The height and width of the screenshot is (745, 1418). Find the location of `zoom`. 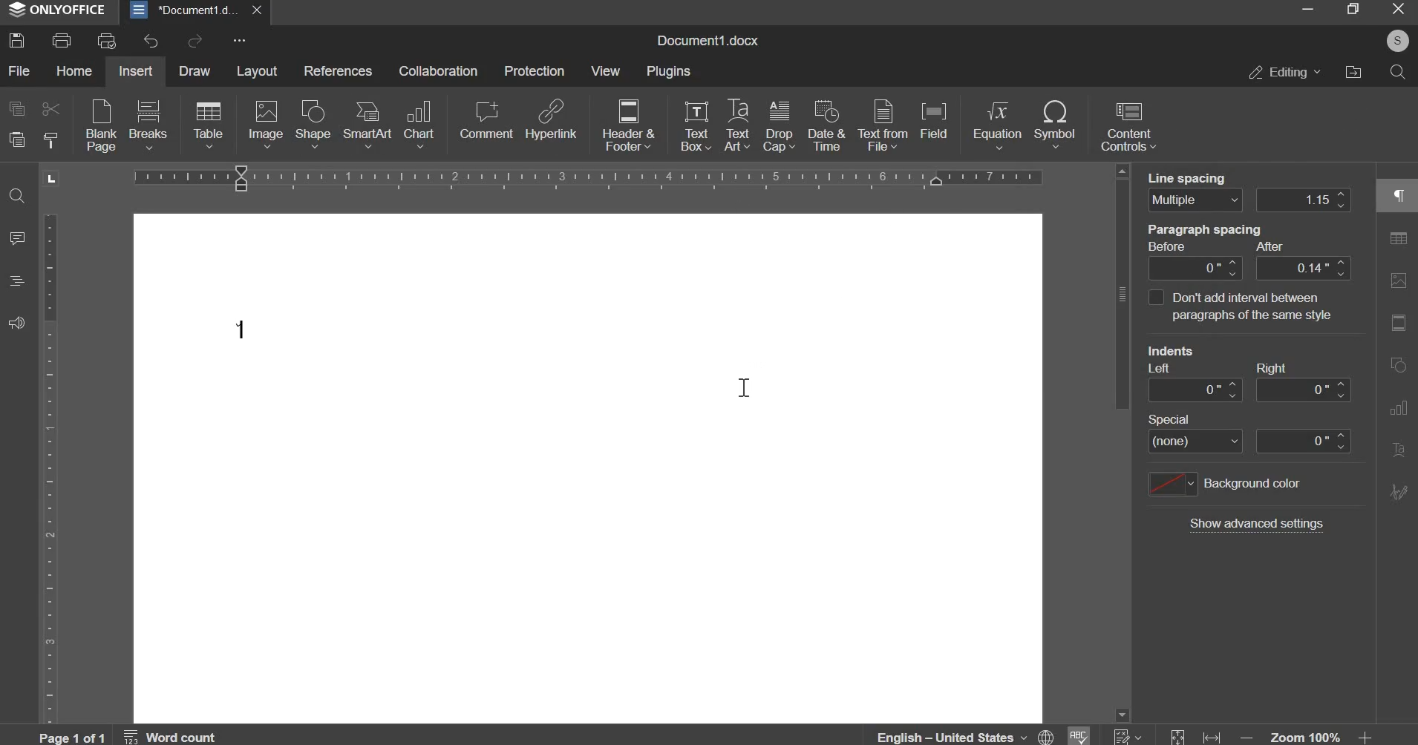

zoom is located at coordinates (1307, 737).